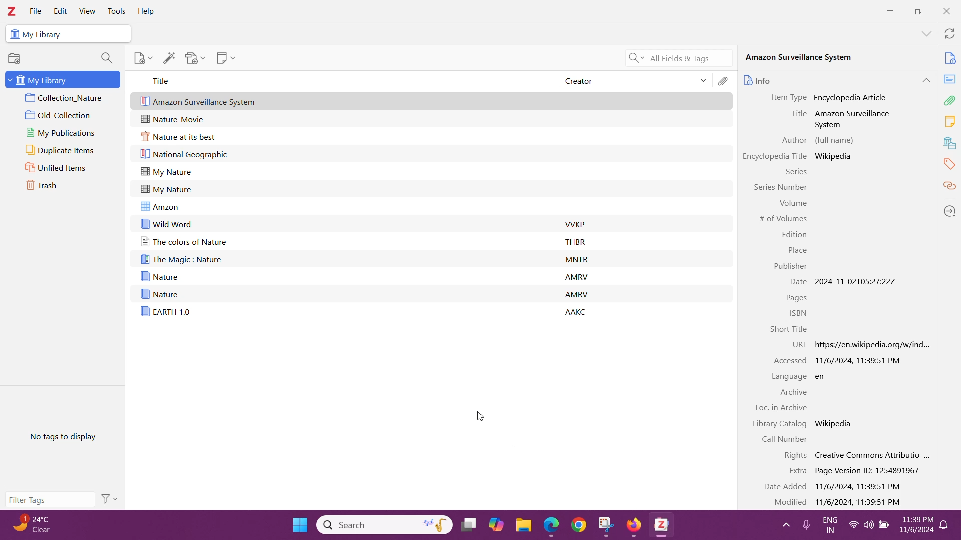 The image size is (961, 540). What do you see at coordinates (797, 172) in the screenshot?
I see `Series` at bounding box center [797, 172].